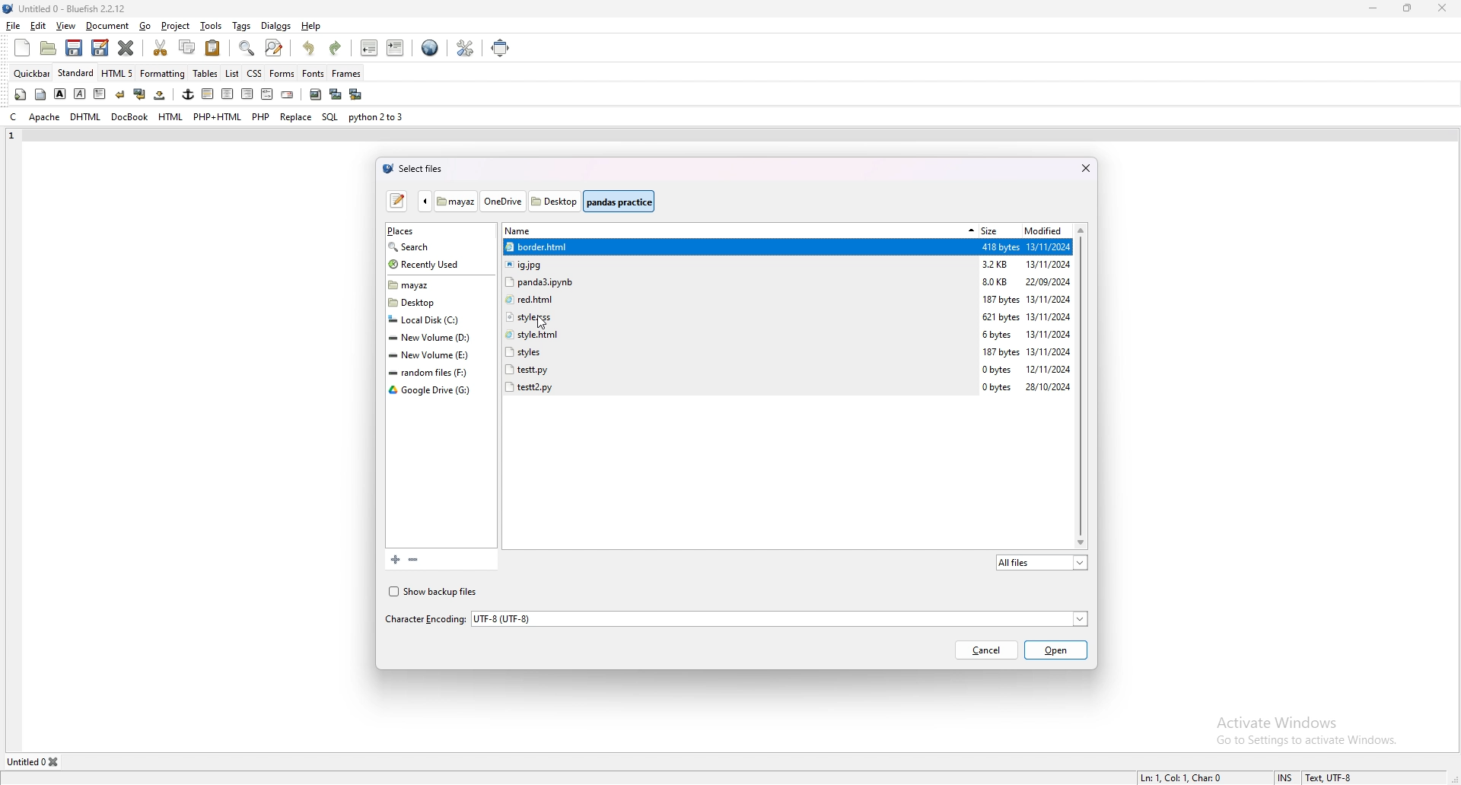 The width and height of the screenshot is (1461, 785). What do you see at coordinates (399, 201) in the screenshot?
I see `type a file name` at bounding box center [399, 201].